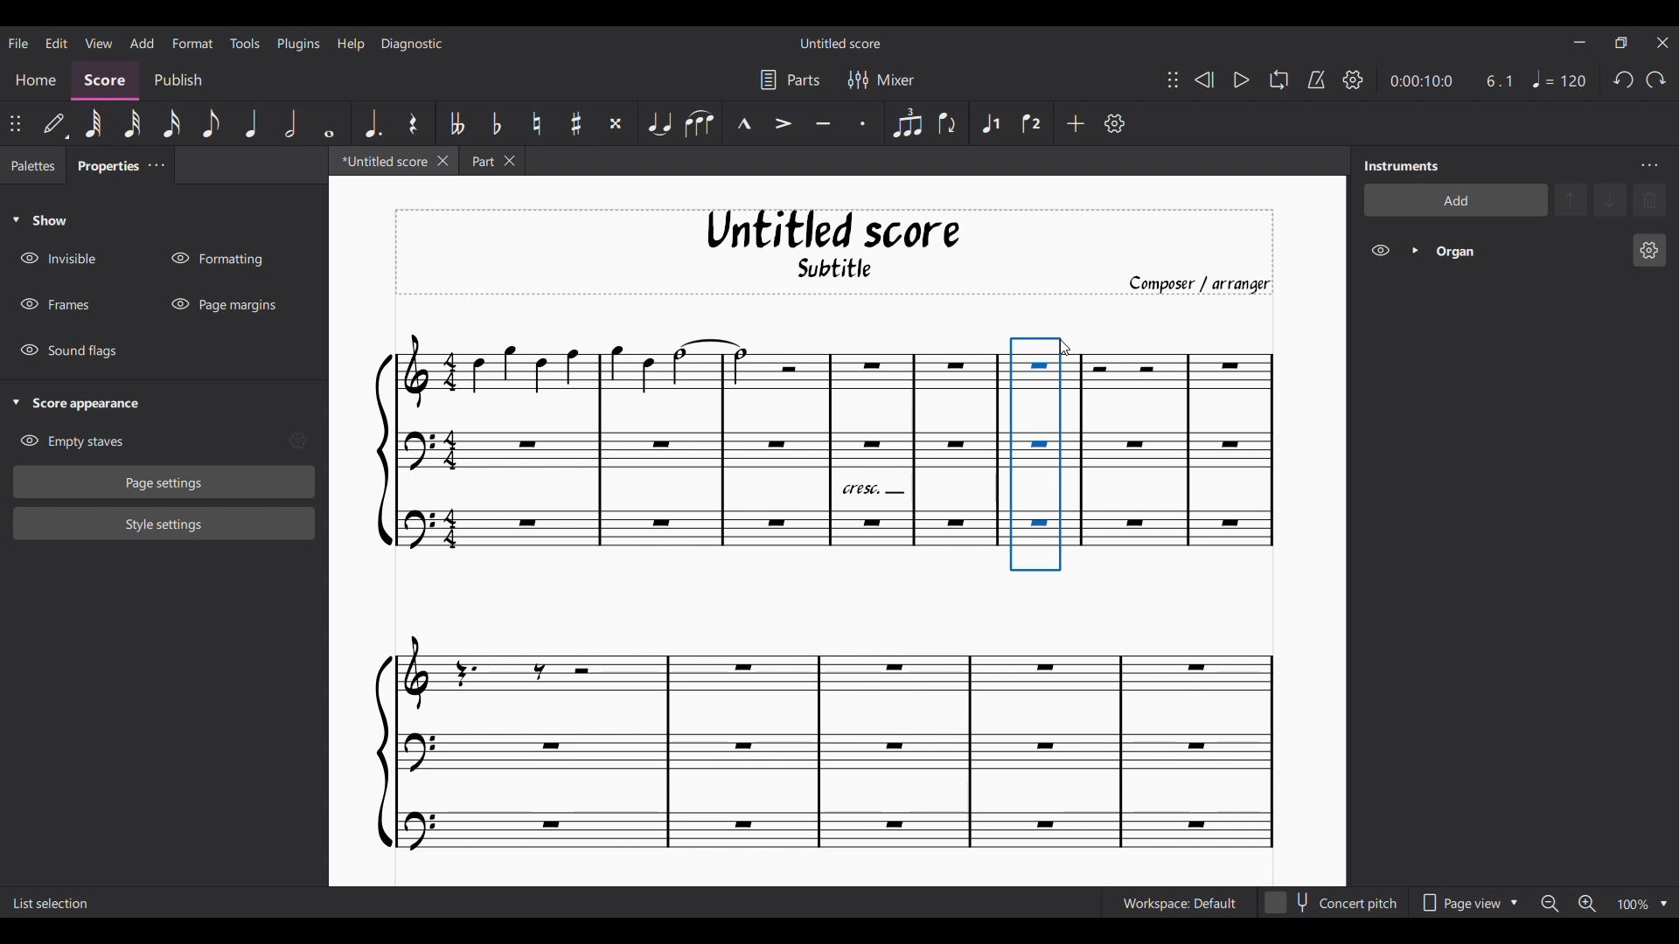  What do you see at coordinates (297, 441) in the screenshot?
I see `Empty stave settings` at bounding box center [297, 441].